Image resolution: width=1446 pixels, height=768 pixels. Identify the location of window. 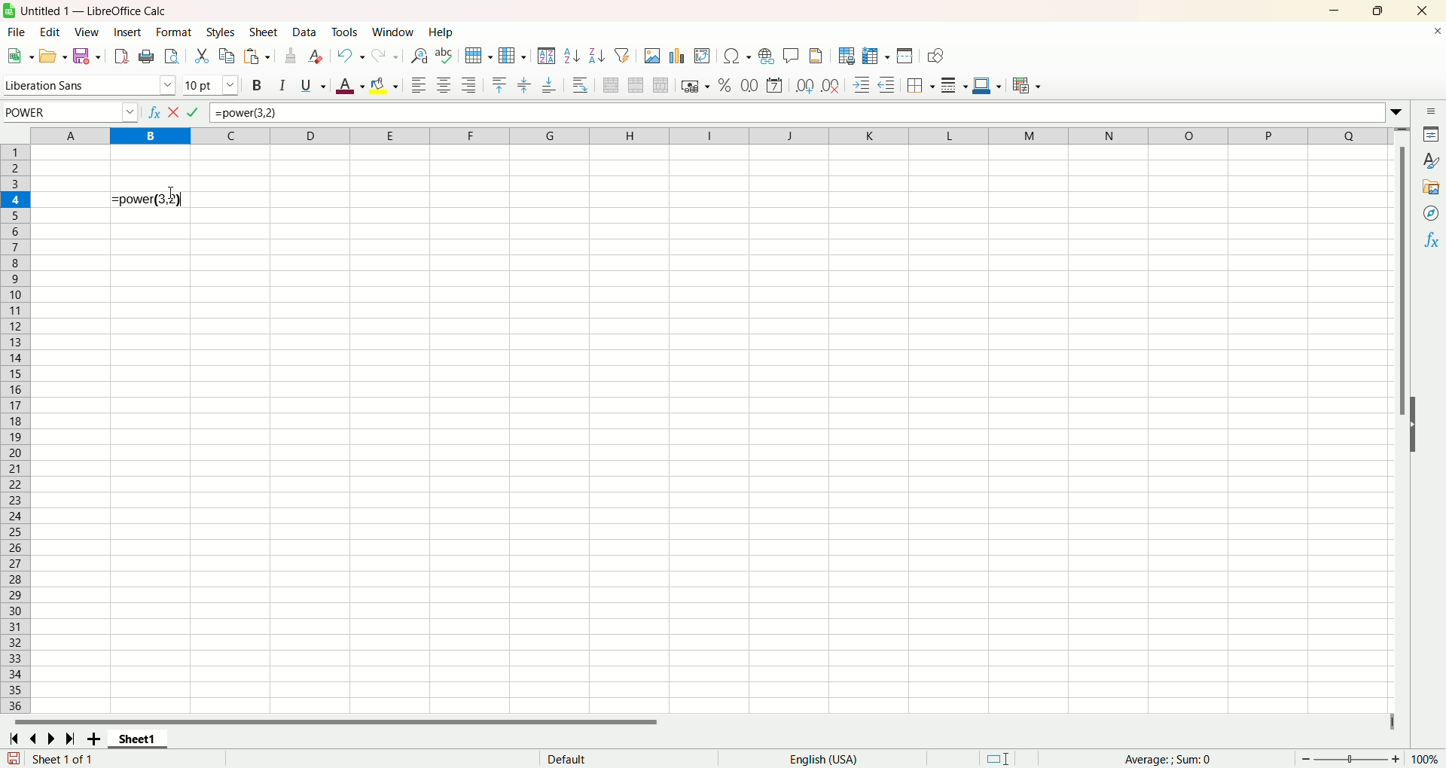
(394, 32).